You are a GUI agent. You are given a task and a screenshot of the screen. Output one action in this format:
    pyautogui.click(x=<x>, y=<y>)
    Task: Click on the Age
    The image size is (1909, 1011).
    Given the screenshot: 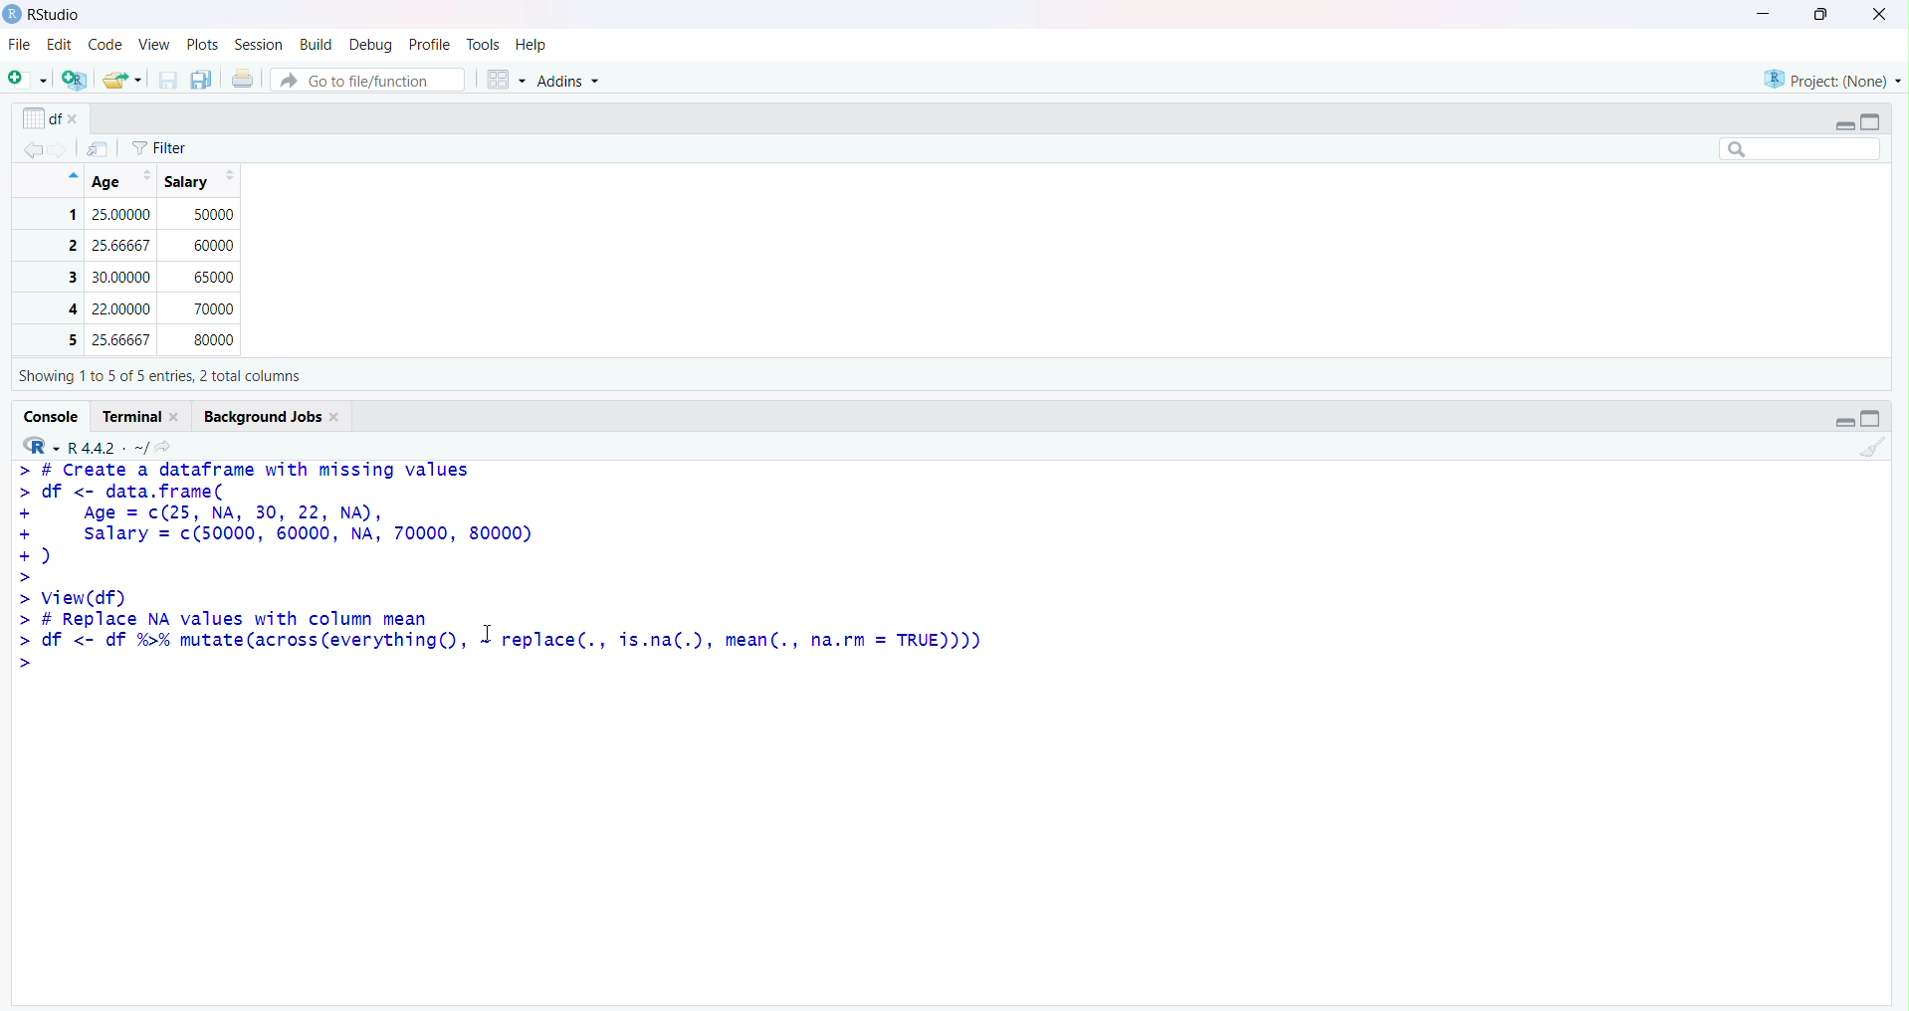 What is the action you would take?
    pyautogui.click(x=121, y=182)
    